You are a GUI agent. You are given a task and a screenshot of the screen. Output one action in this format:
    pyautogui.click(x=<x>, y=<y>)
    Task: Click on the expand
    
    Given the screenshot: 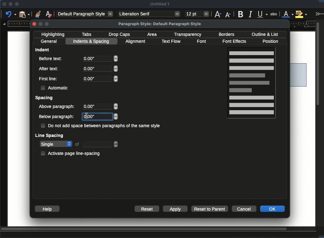 What is the action you would take?
    pyautogui.click(x=319, y=14)
    